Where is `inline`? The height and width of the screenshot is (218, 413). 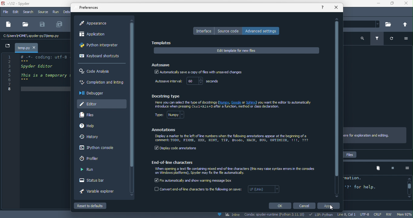
inline is located at coordinates (228, 215).